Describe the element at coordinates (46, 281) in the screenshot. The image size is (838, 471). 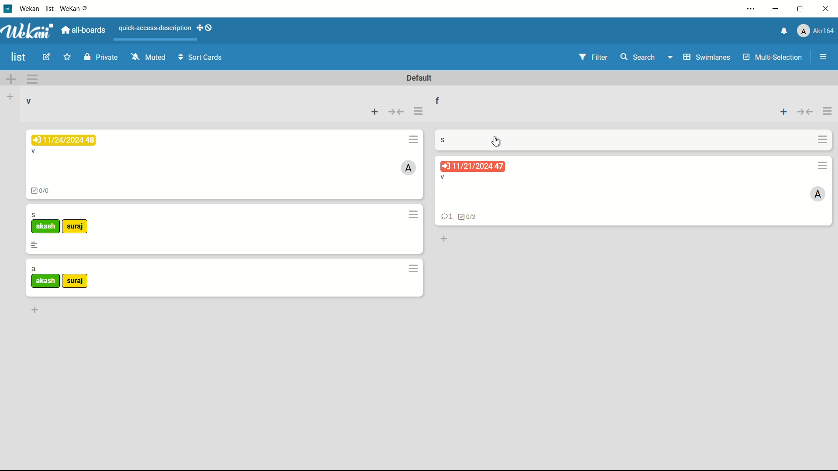
I see `label-1` at that location.